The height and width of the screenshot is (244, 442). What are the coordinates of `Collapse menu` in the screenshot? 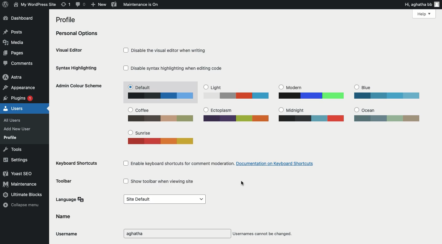 It's located at (21, 205).